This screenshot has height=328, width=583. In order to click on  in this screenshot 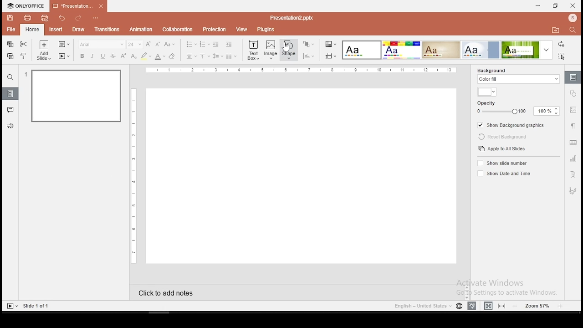, I will do `click(10, 77)`.